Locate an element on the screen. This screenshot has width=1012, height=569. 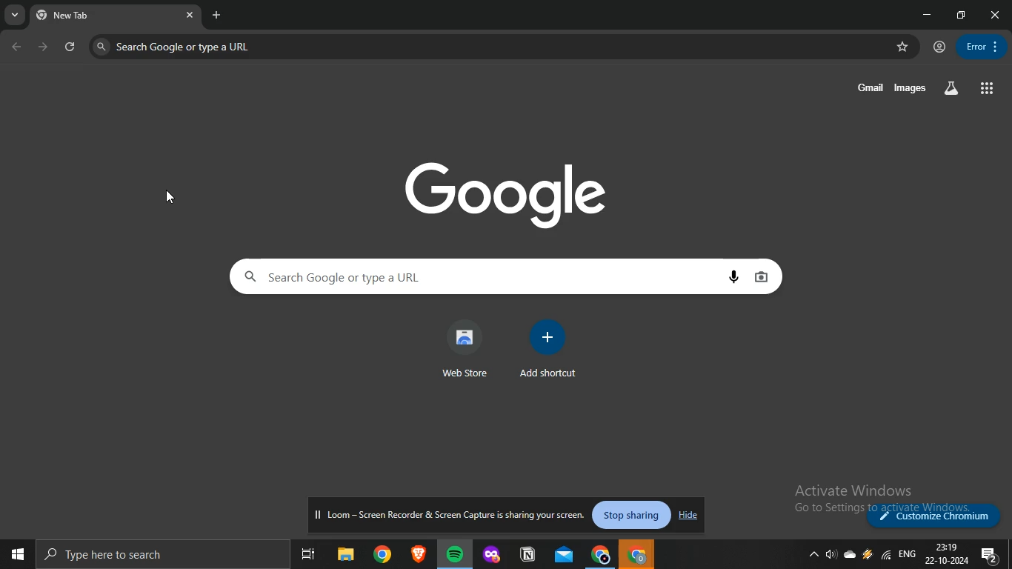
winamp is located at coordinates (867, 554).